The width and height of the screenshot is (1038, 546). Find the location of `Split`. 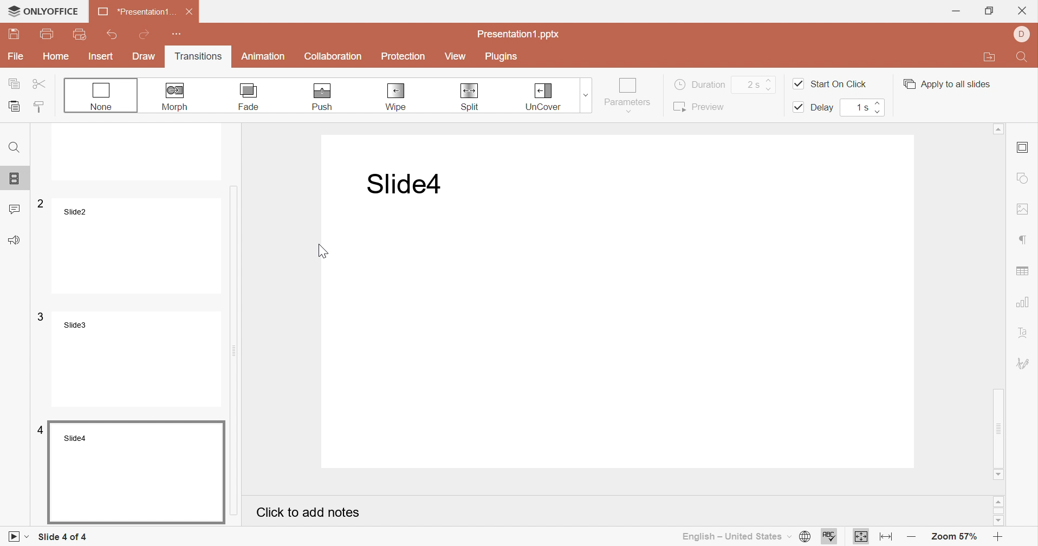

Split is located at coordinates (473, 97).